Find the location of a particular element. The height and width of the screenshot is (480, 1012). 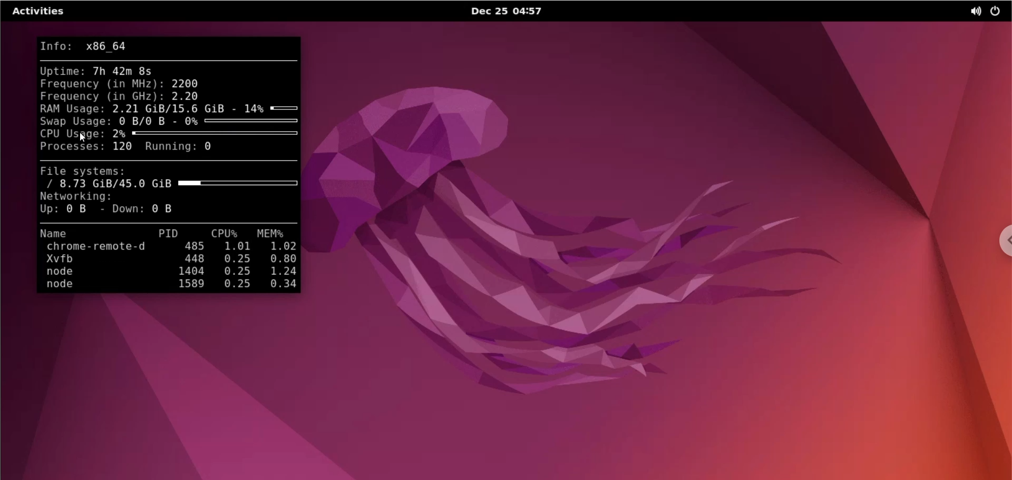

frequency (in MHz): is located at coordinates (100, 84).